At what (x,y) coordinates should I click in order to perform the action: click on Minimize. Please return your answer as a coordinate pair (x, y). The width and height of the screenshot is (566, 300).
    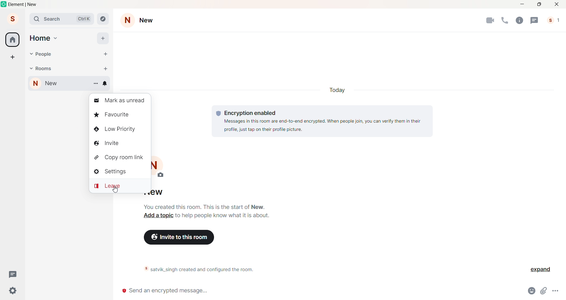
    Looking at the image, I should click on (523, 4).